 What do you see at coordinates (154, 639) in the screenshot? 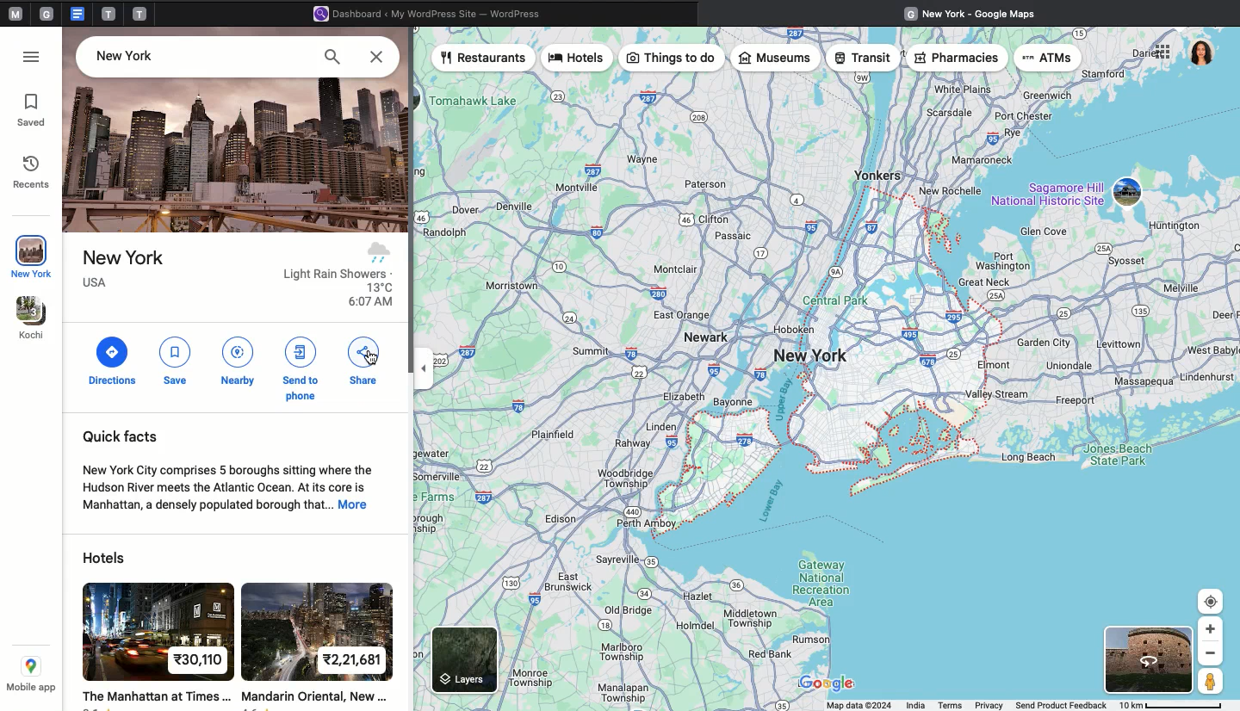
I see `hotel 1` at bounding box center [154, 639].